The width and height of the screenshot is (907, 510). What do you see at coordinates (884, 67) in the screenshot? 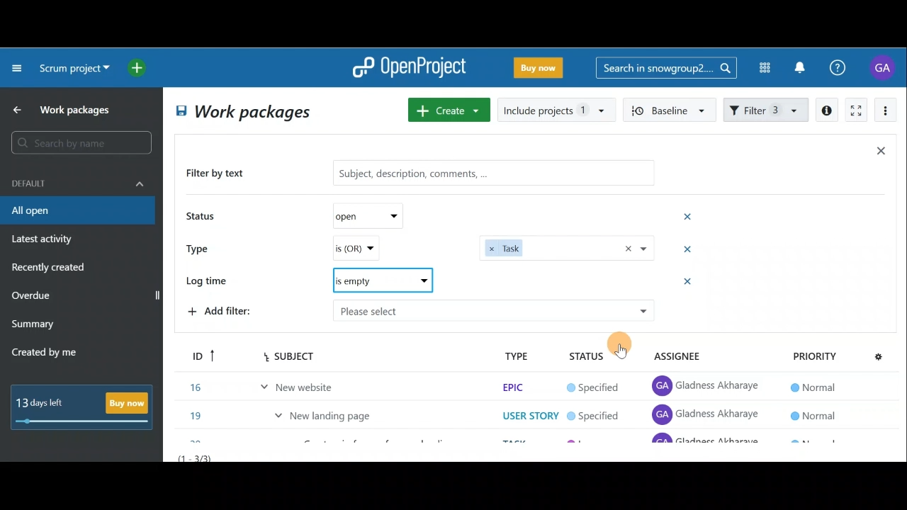
I see `Account name` at bounding box center [884, 67].